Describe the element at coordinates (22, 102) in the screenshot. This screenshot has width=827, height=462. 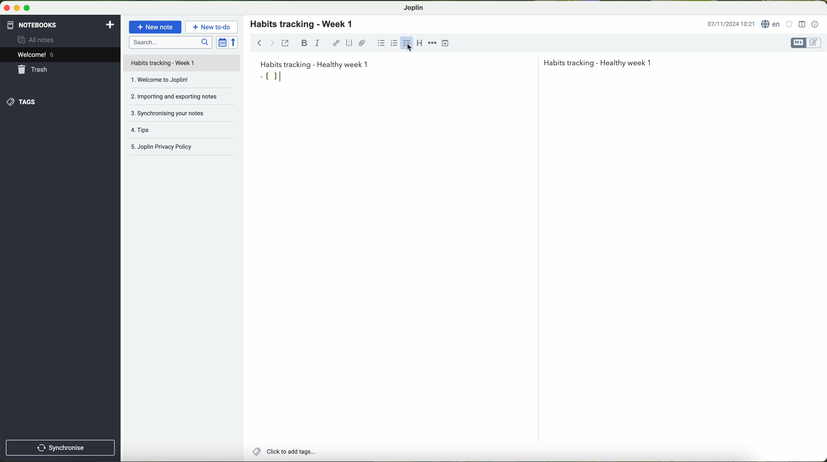
I see `tags` at that location.